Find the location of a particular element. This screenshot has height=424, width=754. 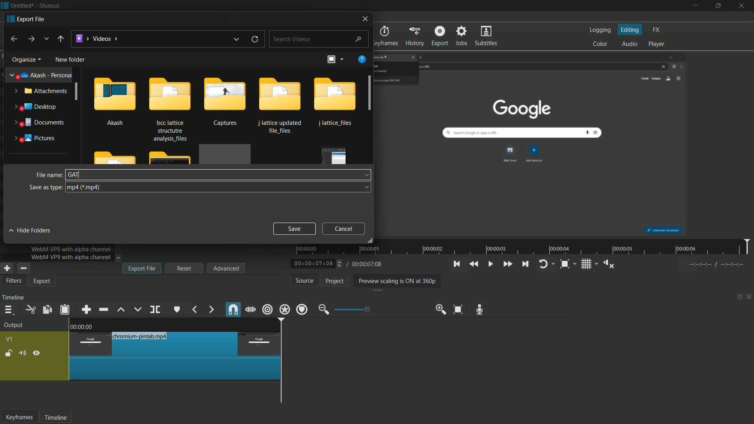

minimize is located at coordinates (695, 6).